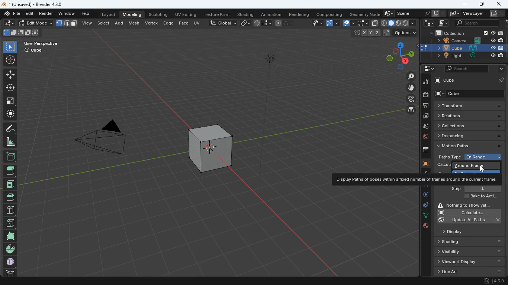 The image size is (508, 285). Describe the element at coordinates (425, 116) in the screenshot. I see `image` at that location.